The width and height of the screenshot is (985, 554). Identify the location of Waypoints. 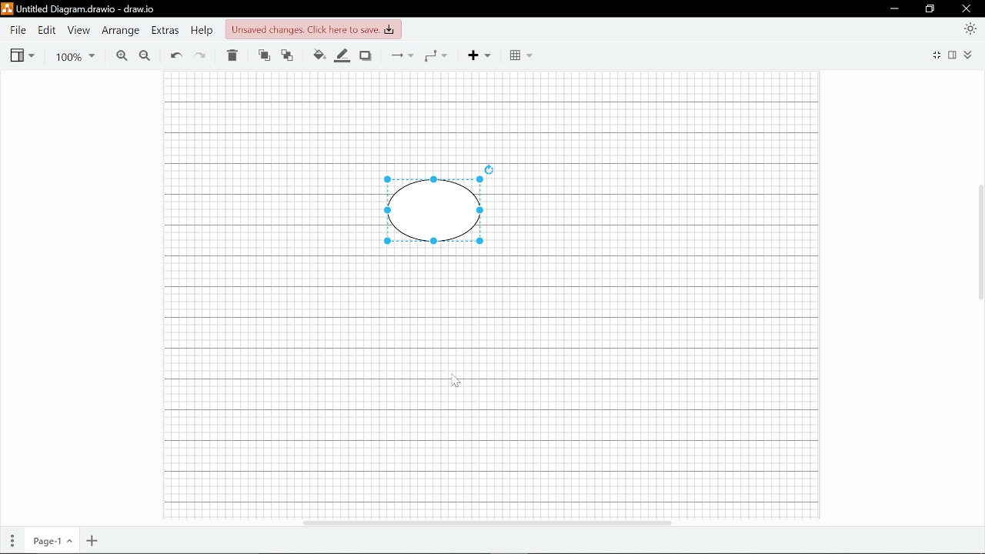
(436, 55).